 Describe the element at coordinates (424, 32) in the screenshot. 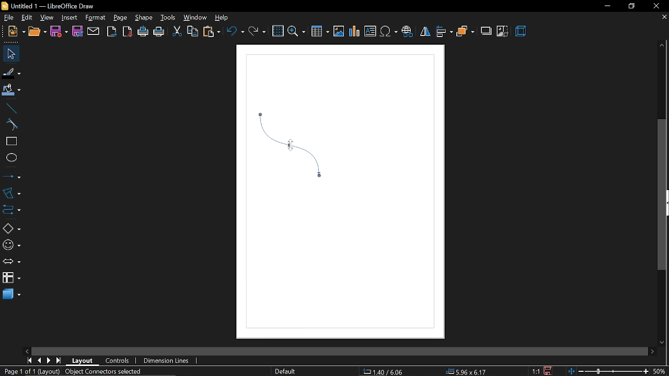

I see `flip` at that location.